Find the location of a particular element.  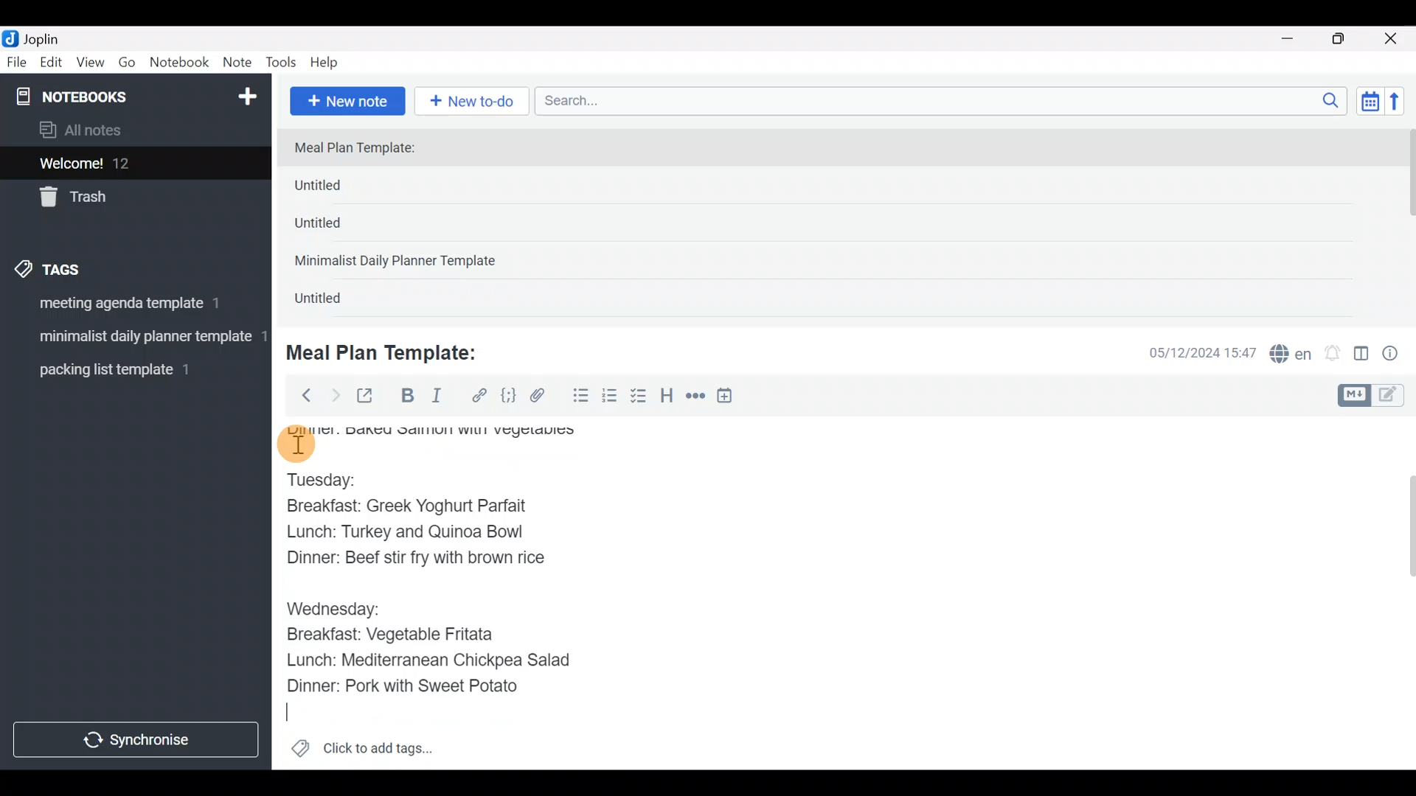

Joplin is located at coordinates (51, 37).